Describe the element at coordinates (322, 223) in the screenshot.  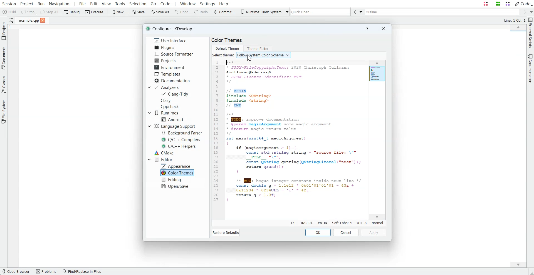
I see `en IN` at that location.